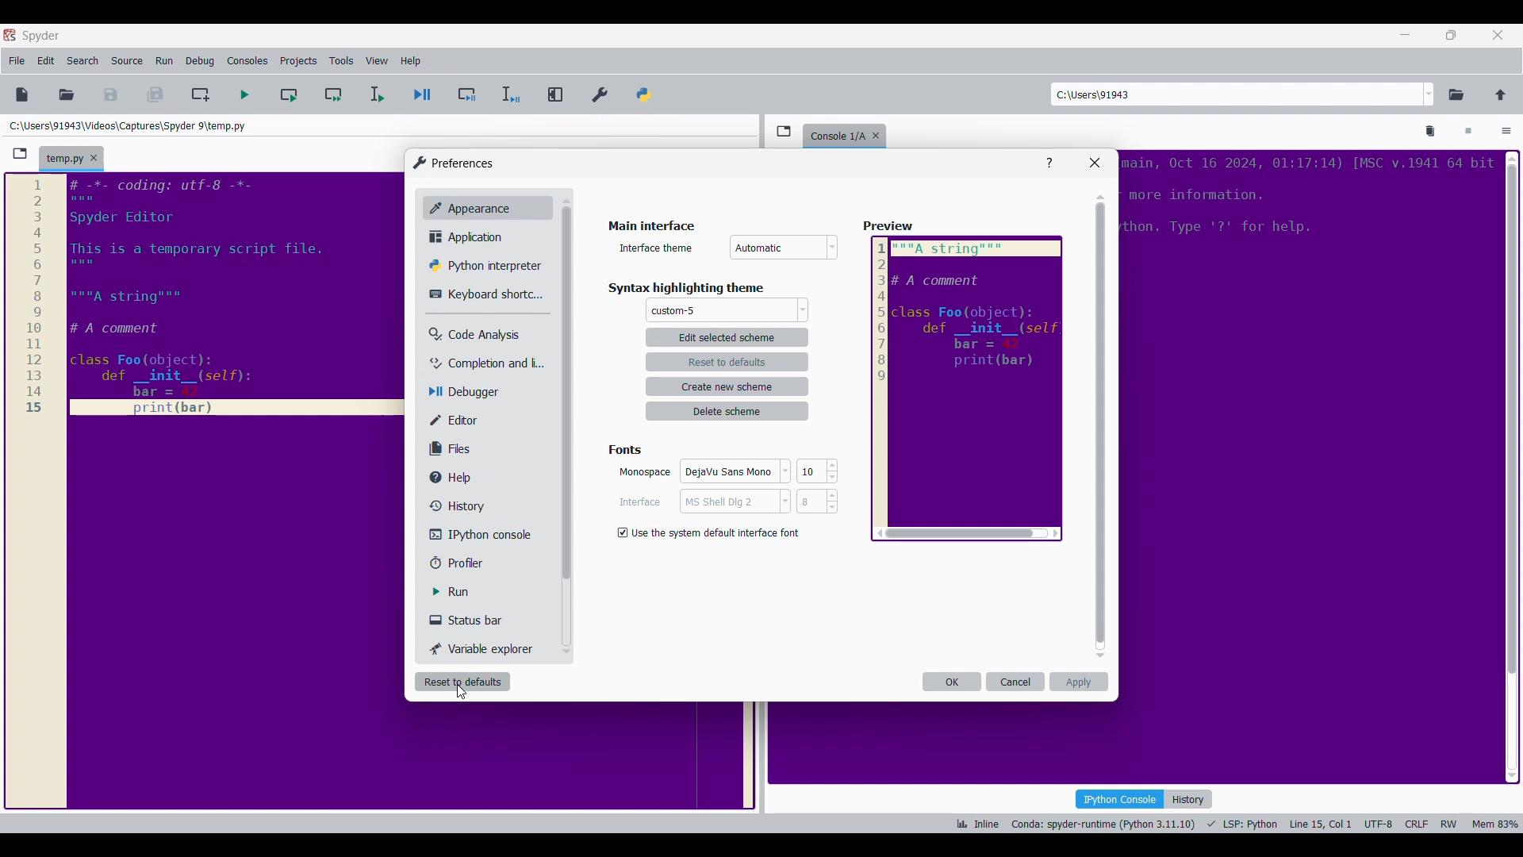  Describe the element at coordinates (644, 472) in the screenshot. I see `Indicates monospace settings` at that location.